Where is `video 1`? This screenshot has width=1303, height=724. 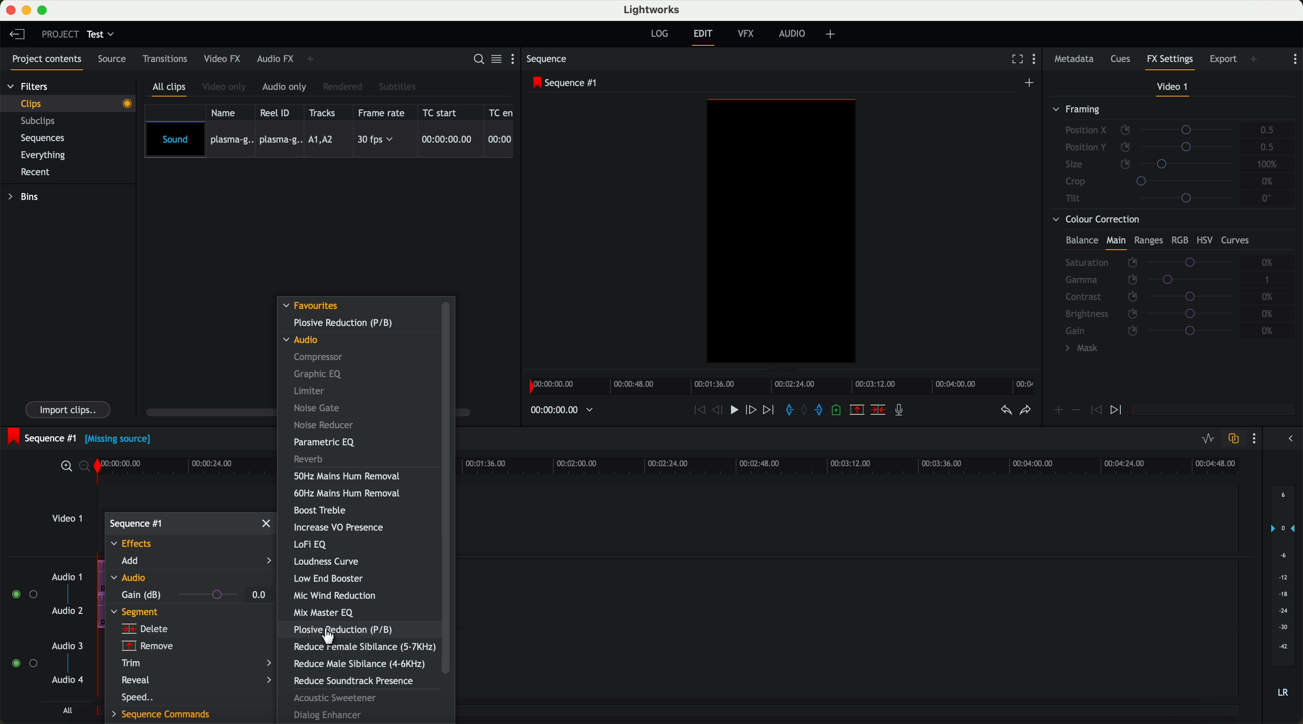 video 1 is located at coordinates (67, 522).